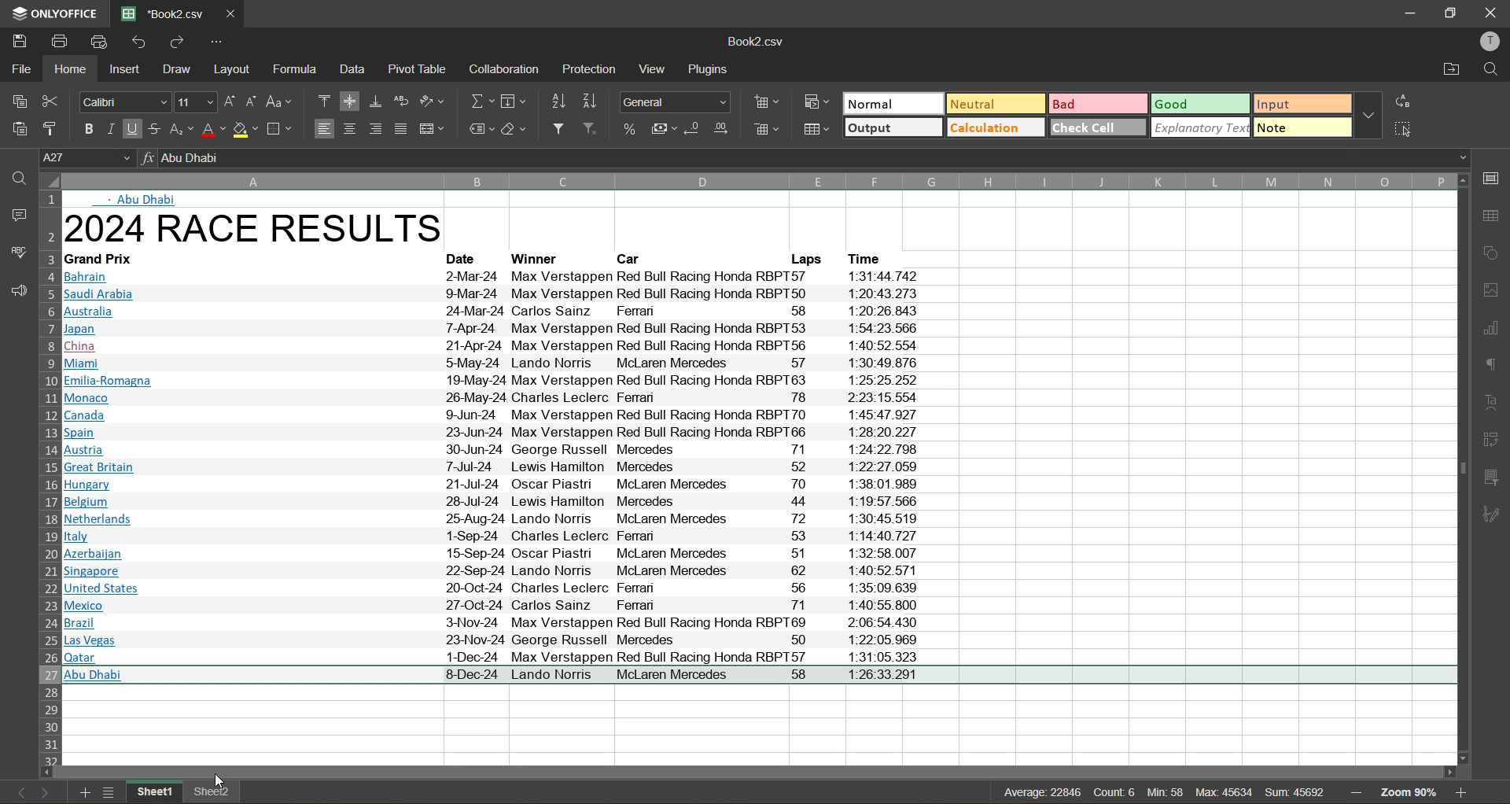 The image size is (1510, 804). Describe the element at coordinates (1302, 103) in the screenshot. I see `input` at that location.